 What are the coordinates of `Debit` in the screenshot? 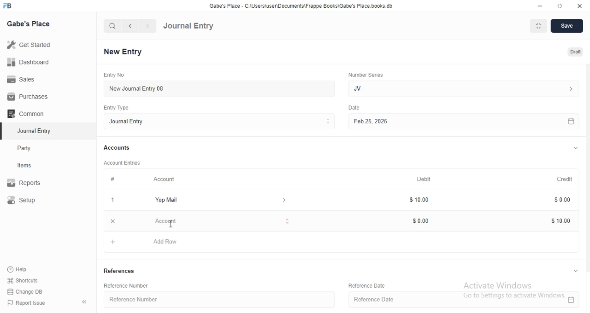 It's located at (424, 179).